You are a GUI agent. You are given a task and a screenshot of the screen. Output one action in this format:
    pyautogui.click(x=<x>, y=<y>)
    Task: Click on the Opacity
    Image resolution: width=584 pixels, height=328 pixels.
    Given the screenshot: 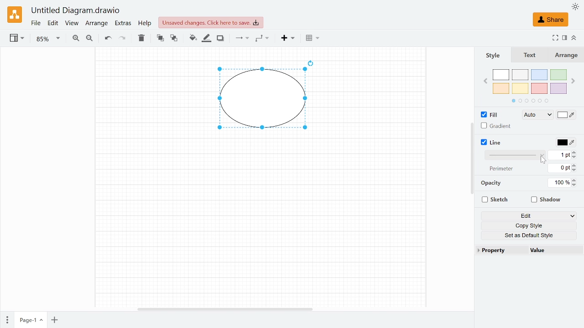 What is the action you would take?
    pyautogui.click(x=490, y=184)
    